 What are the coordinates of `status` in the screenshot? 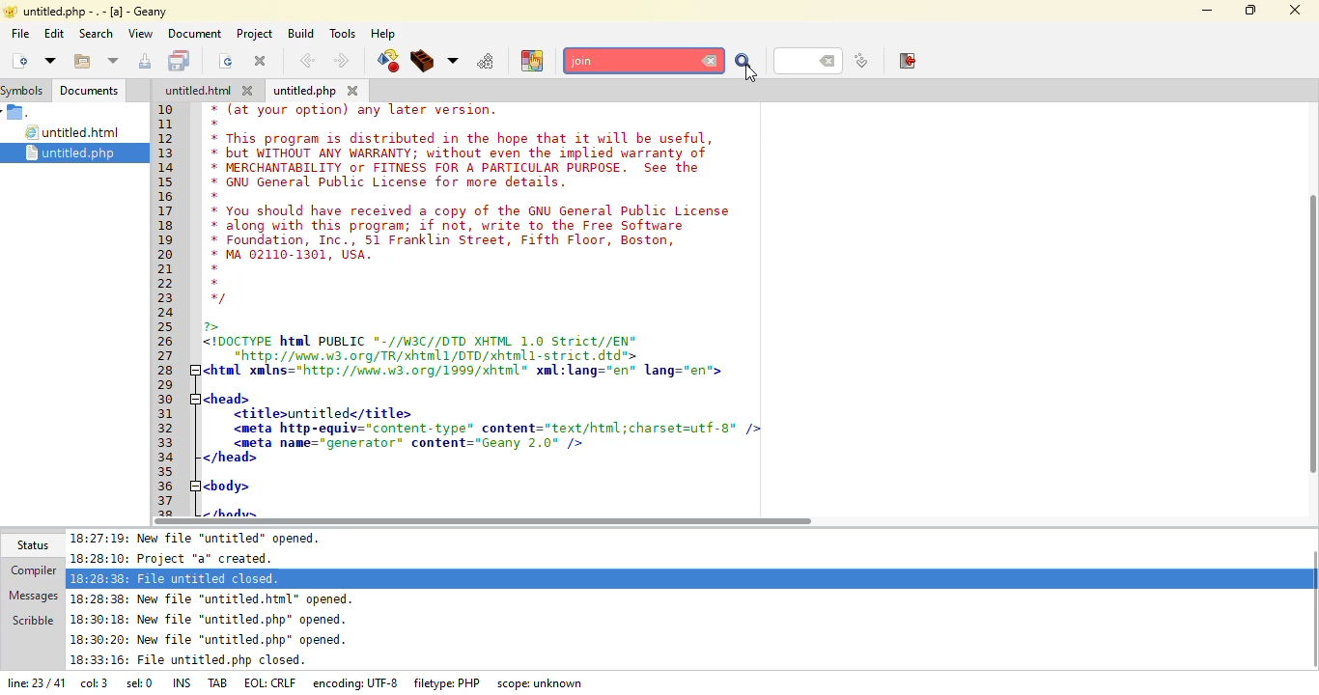 It's located at (31, 544).